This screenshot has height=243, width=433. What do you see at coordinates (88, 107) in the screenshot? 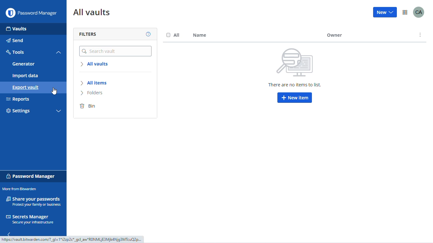
I see `bin` at bounding box center [88, 107].